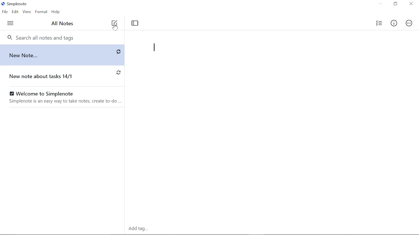  Describe the element at coordinates (265, 58) in the screenshot. I see `Typing` at that location.